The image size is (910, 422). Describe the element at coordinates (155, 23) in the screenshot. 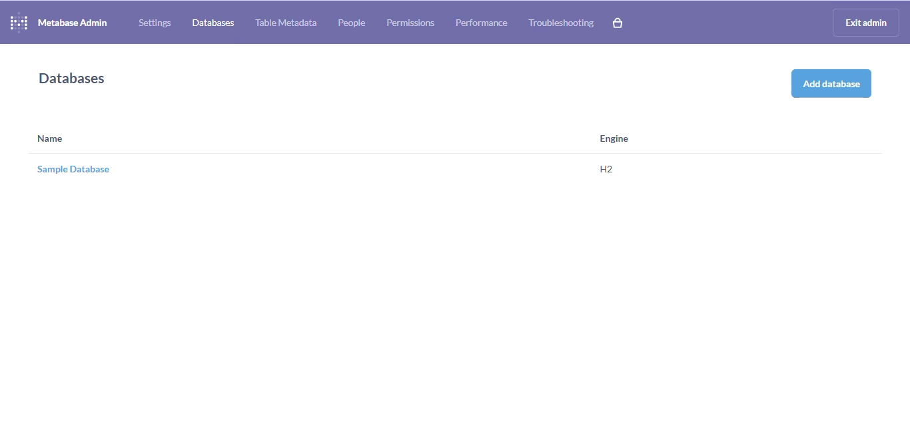

I see `settings` at that location.